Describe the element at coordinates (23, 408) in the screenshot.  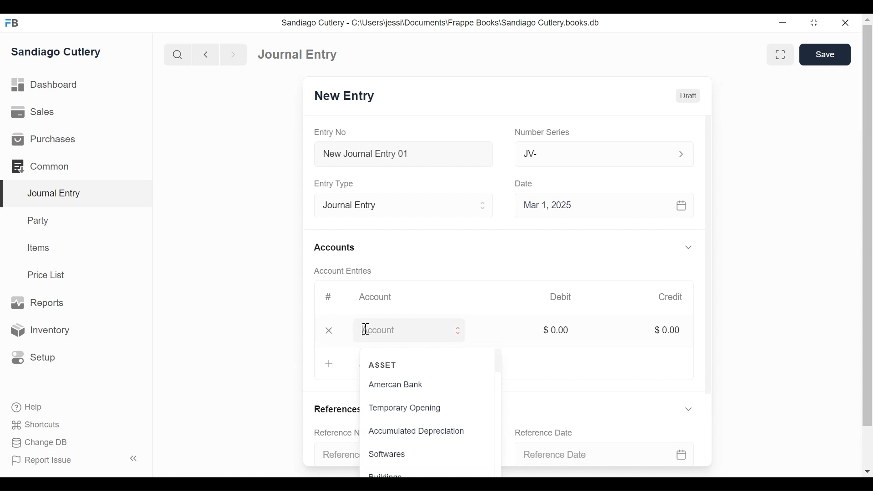
I see `Help` at that location.